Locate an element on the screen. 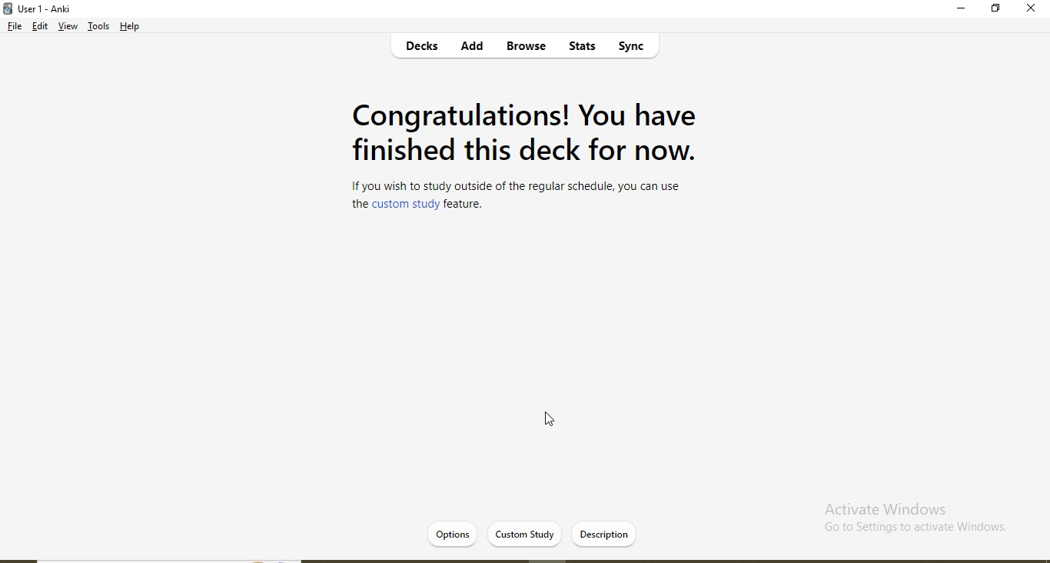 This screenshot has height=563, width=1050. view is located at coordinates (68, 28).